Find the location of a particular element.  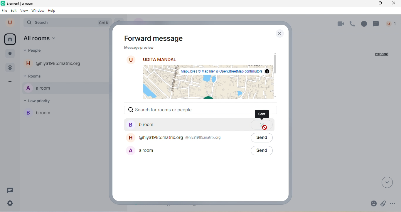

people is located at coordinates (37, 51).